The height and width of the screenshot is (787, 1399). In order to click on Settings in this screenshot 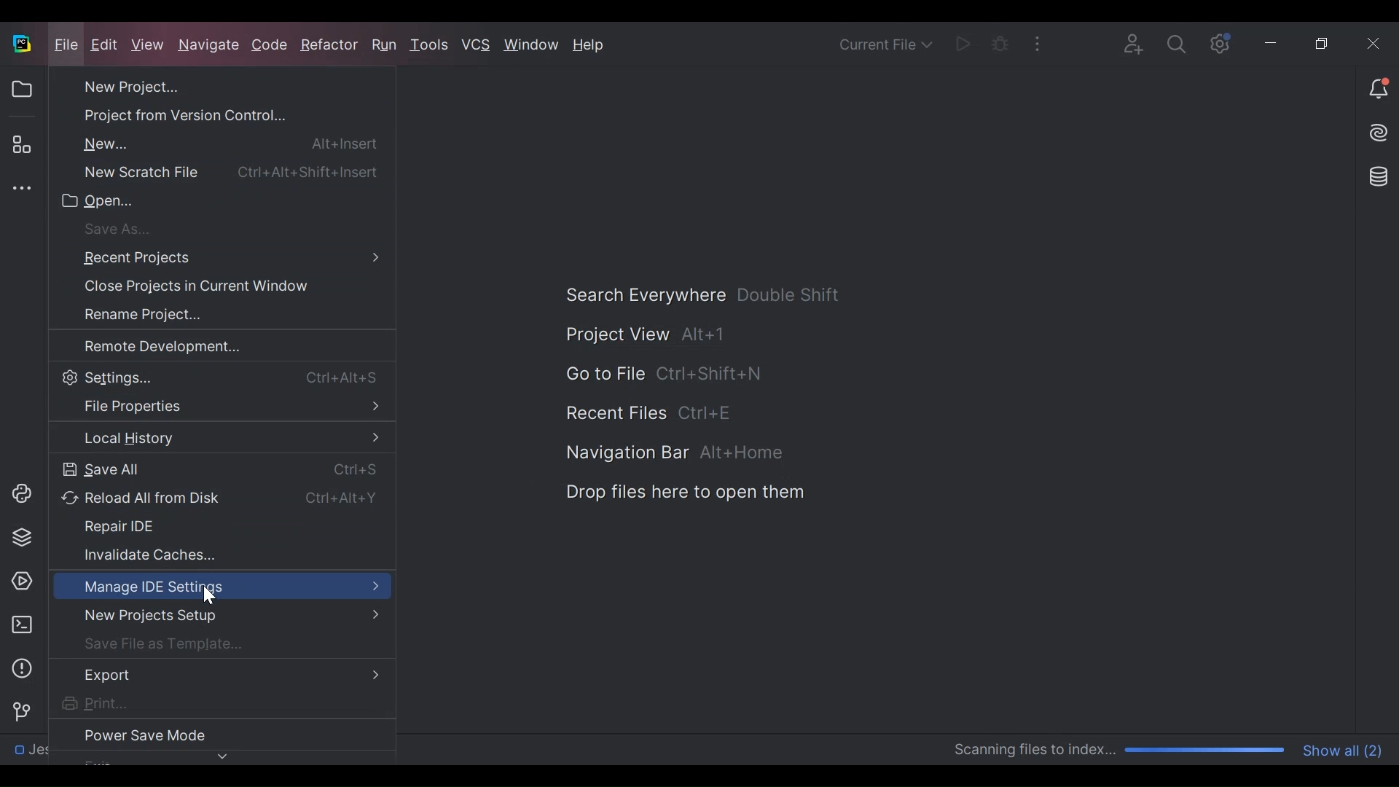, I will do `click(1176, 43)`.